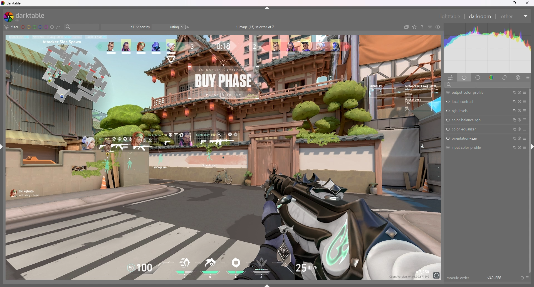  I want to click on multiple instances action, so click(513, 138).